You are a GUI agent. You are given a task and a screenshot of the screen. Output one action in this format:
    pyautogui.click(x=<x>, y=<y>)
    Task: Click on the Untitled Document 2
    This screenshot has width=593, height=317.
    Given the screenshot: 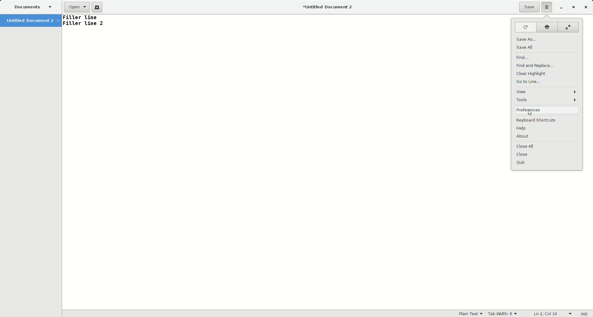 What is the action you would take?
    pyautogui.click(x=33, y=20)
    